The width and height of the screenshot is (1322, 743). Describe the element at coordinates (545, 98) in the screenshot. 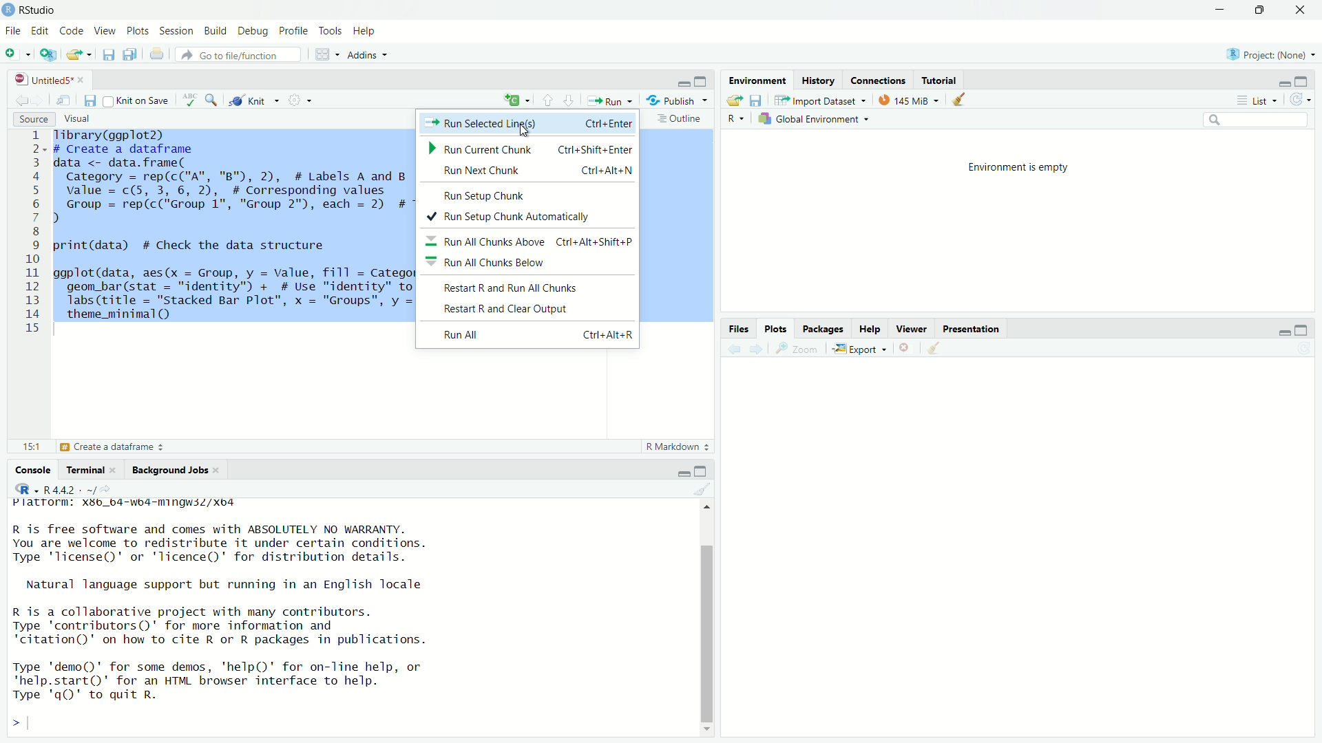

I see `Go to previous section/chunk (Ctrl + PgUp)` at that location.